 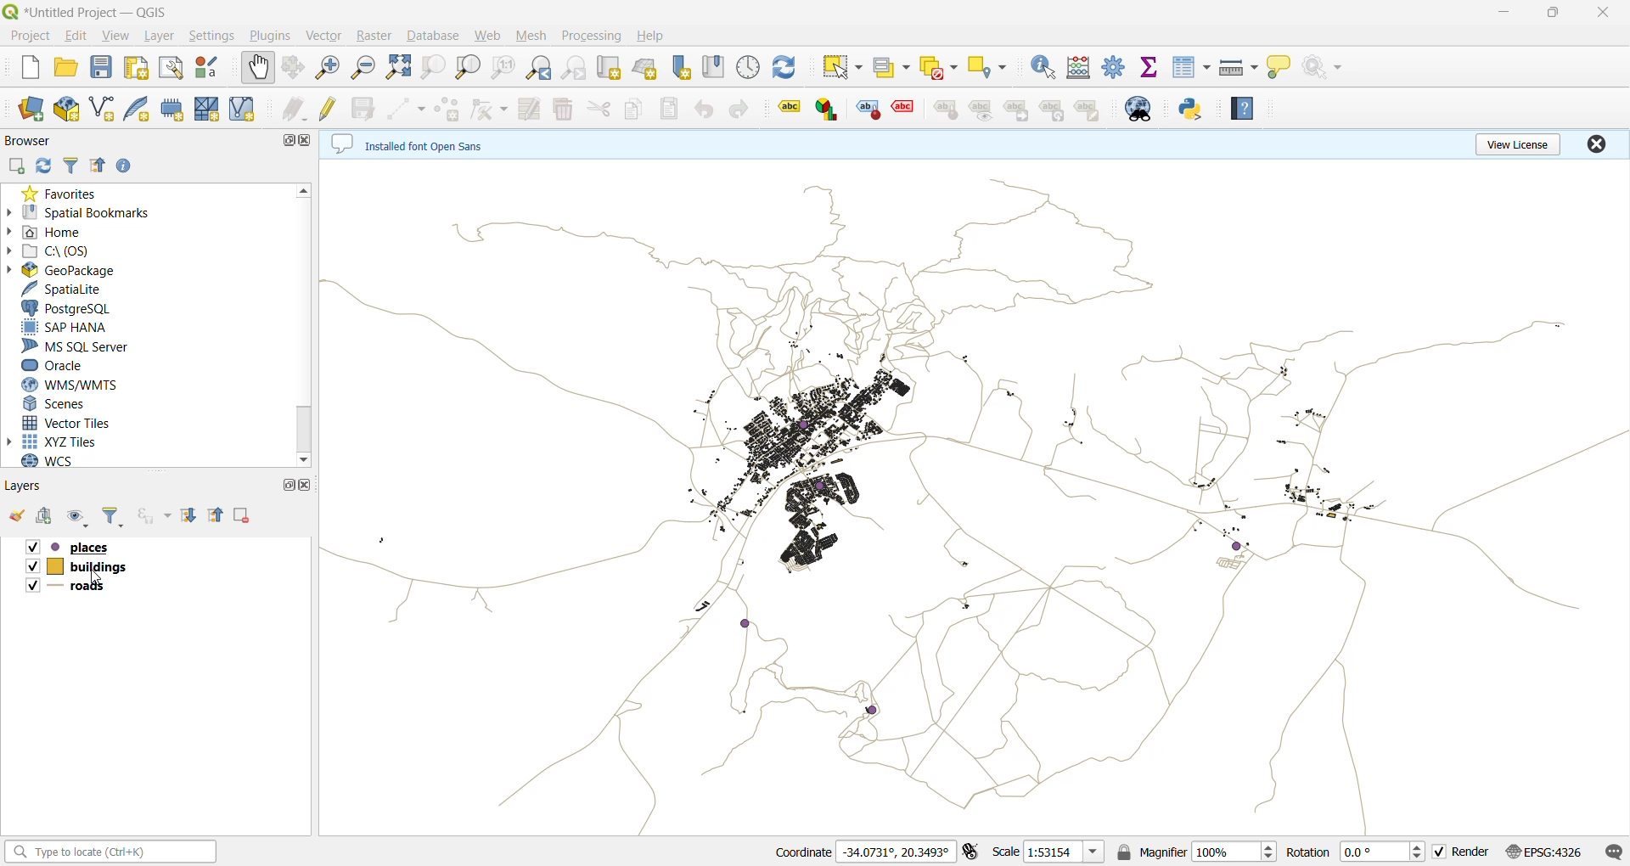 I want to click on attributes table, so click(x=1190, y=67).